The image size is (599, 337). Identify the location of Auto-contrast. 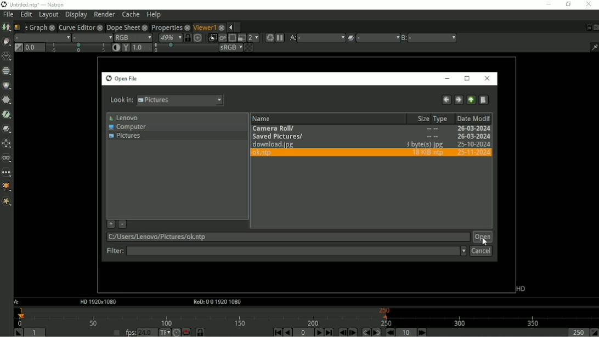
(116, 48).